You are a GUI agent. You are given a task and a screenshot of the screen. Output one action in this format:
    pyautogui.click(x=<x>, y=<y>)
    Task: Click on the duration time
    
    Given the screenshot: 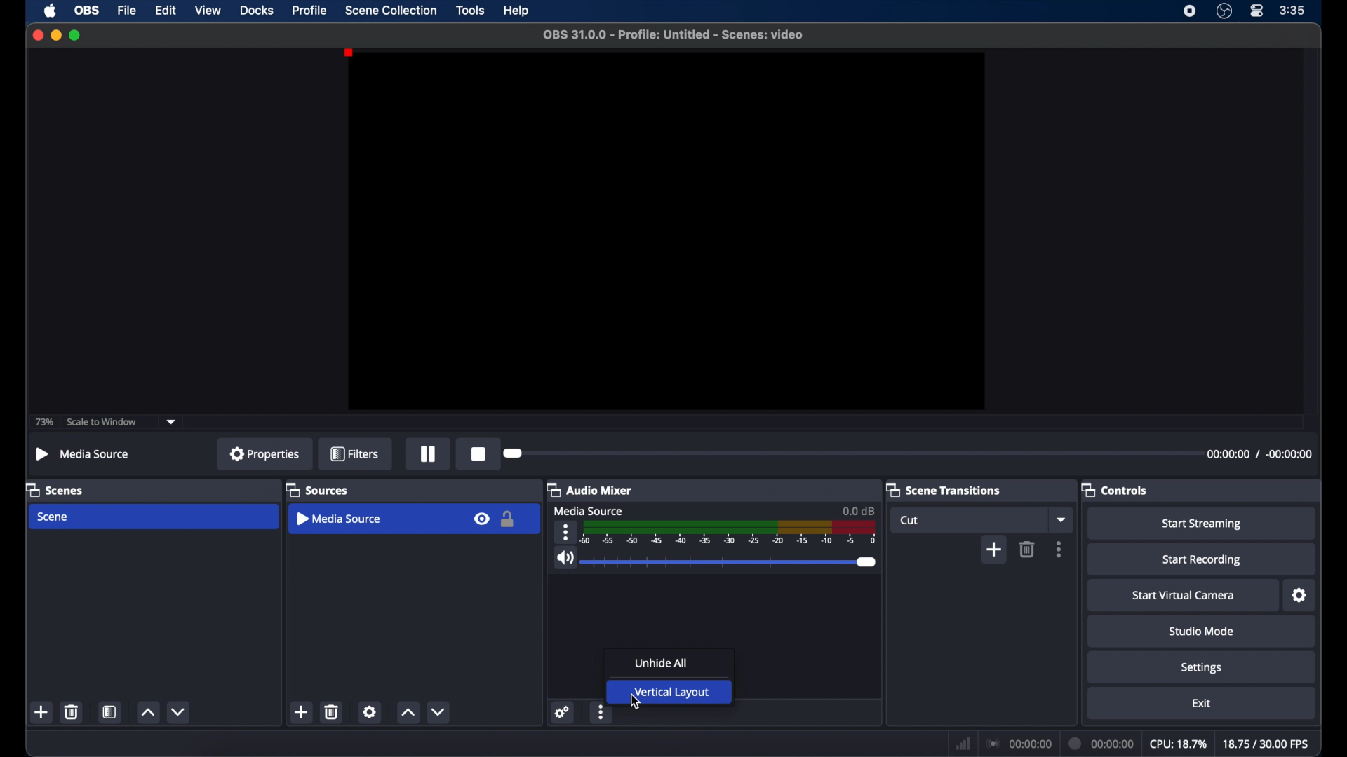 What is the action you would take?
    pyautogui.click(x=1258, y=453)
    